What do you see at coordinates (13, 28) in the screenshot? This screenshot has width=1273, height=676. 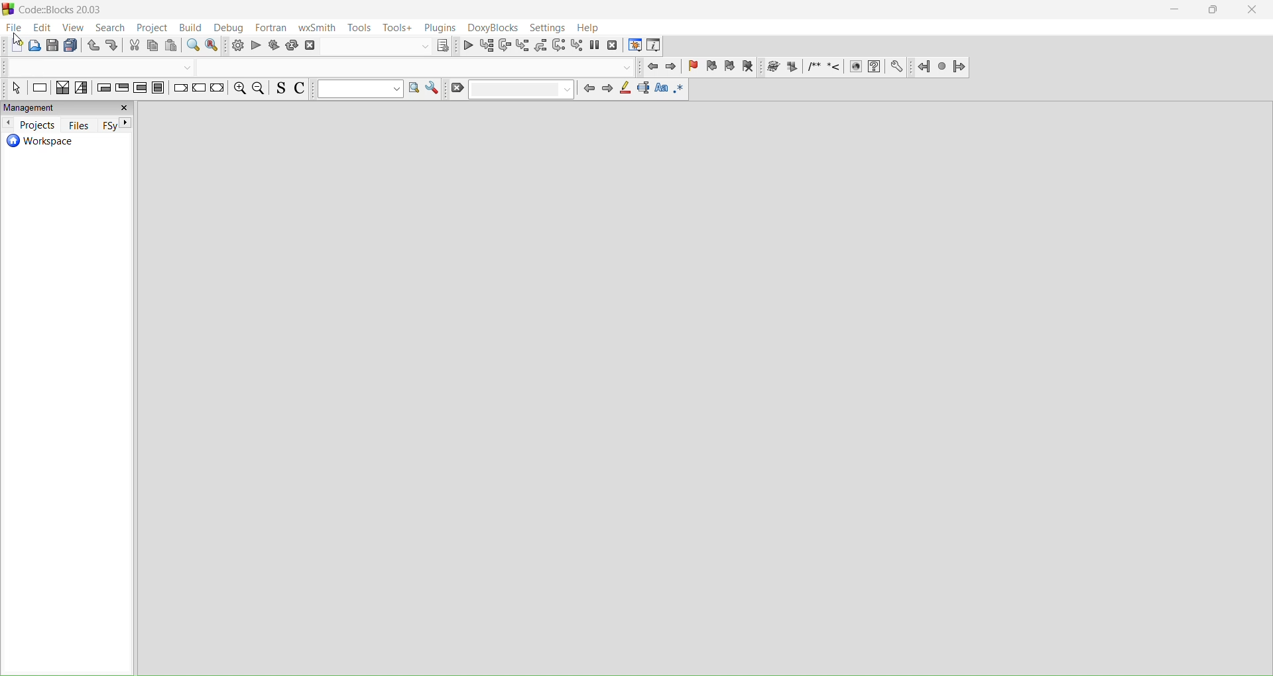 I see `file` at bounding box center [13, 28].